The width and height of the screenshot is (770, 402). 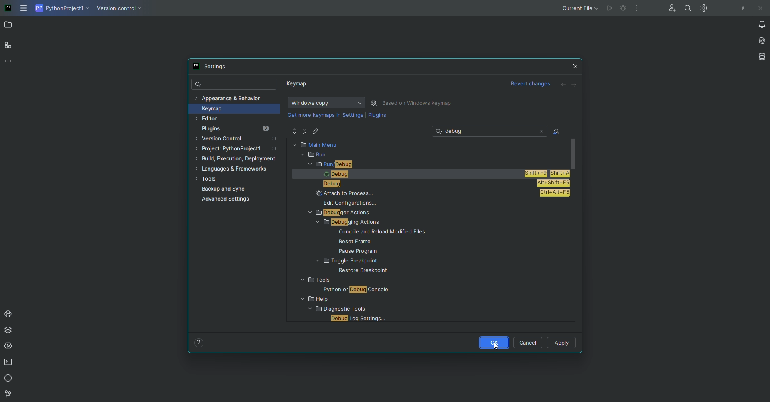 What do you see at coordinates (721, 8) in the screenshot?
I see `Minimize` at bounding box center [721, 8].